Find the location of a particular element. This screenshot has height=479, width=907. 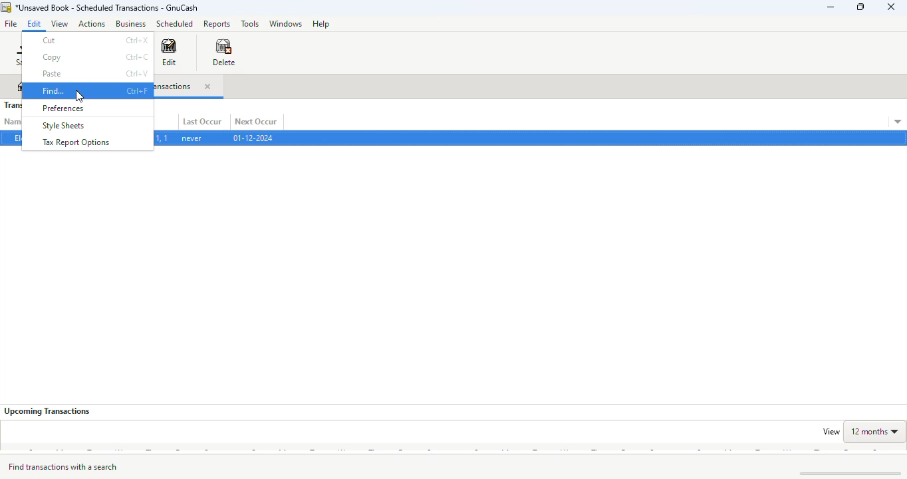

never is located at coordinates (192, 138).